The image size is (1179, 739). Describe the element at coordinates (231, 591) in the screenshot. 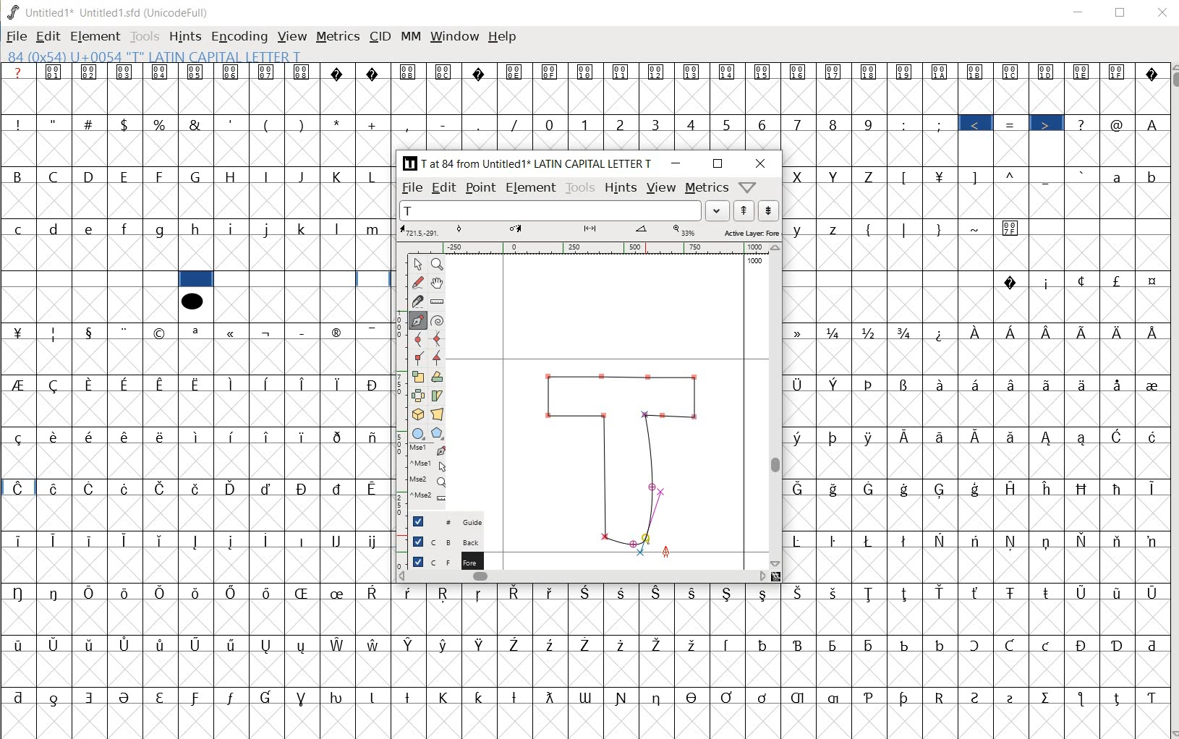

I see `Symbol` at that location.